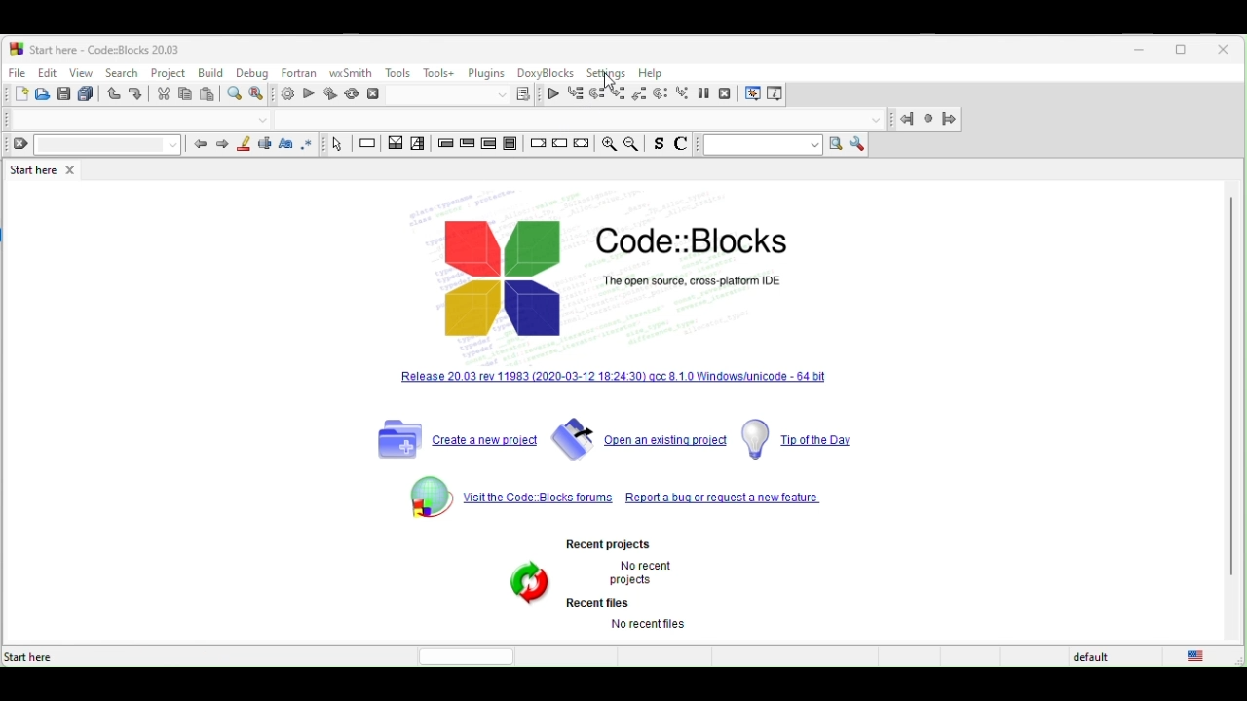  What do you see at coordinates (466, 96) in the screenshot?
I see `show the select target dialogue` at bounding box center [466, 96].